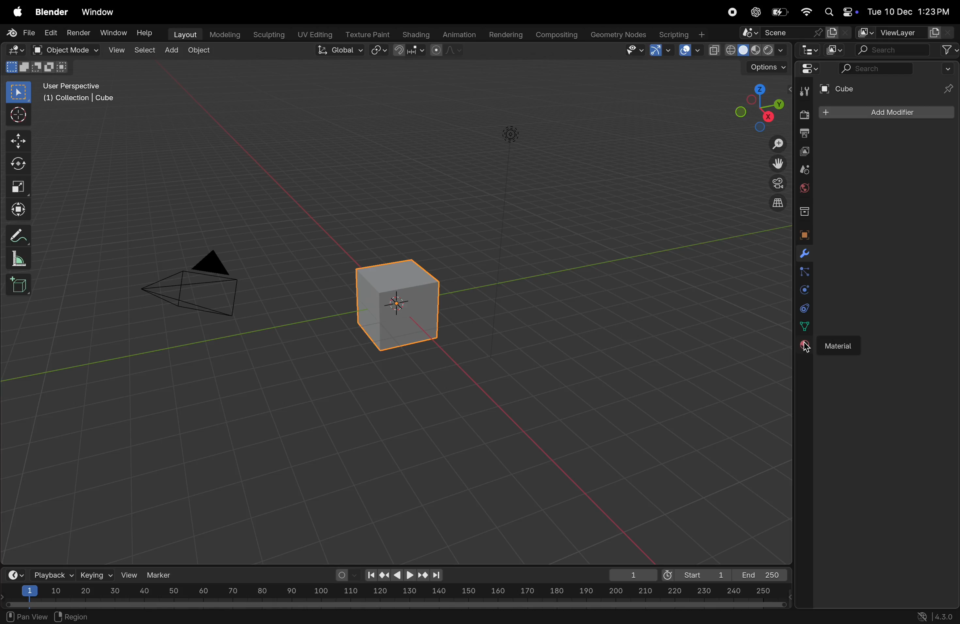  What do you see at coordinates (17, 184) in the screenshot?
I see `scale` at bounding box center [17, 184].